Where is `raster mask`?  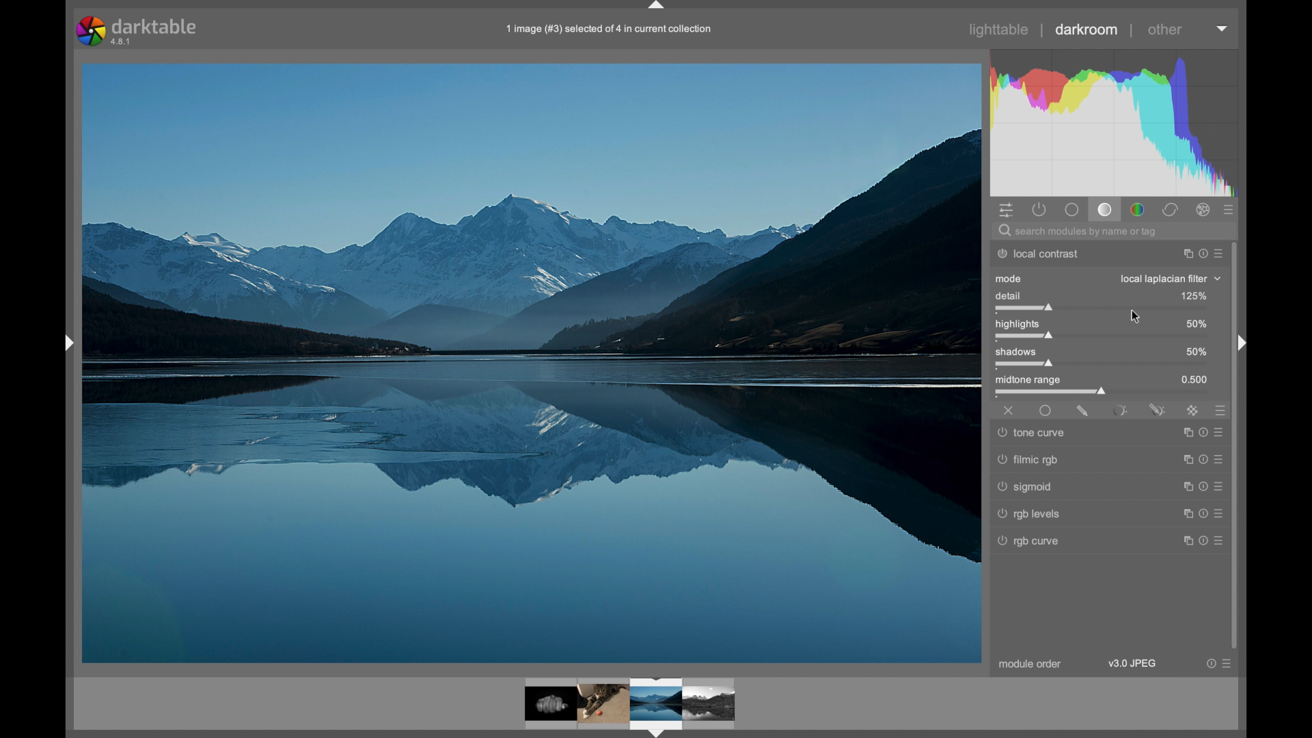
raster mask is located at coordinates (1192, 410).